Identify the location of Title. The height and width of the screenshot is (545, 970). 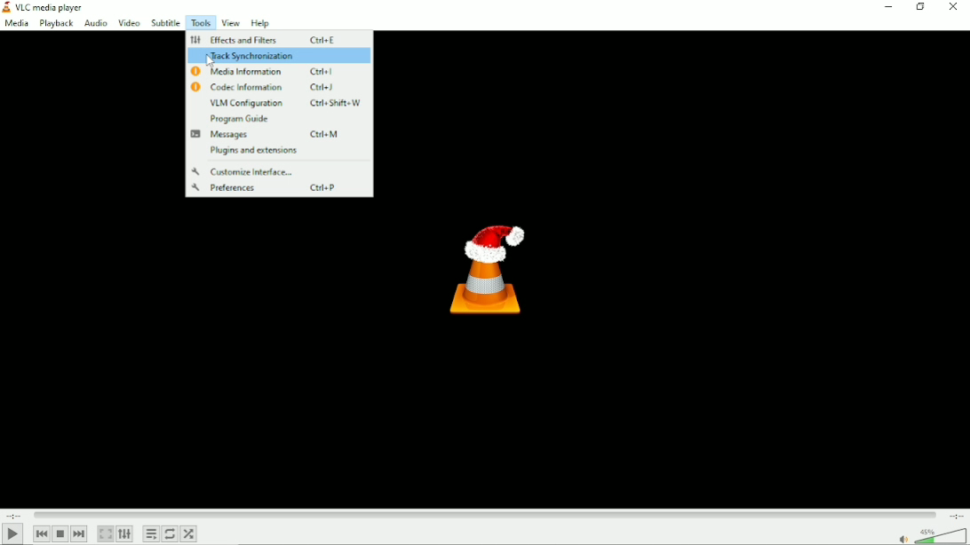
(47, 8).